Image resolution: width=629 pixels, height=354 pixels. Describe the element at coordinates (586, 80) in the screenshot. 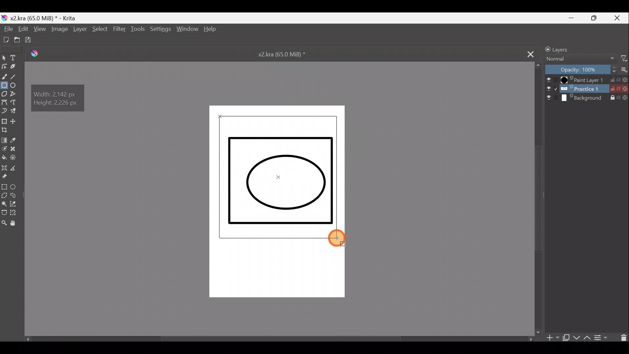

I see `Paint Layer 1` at that location.